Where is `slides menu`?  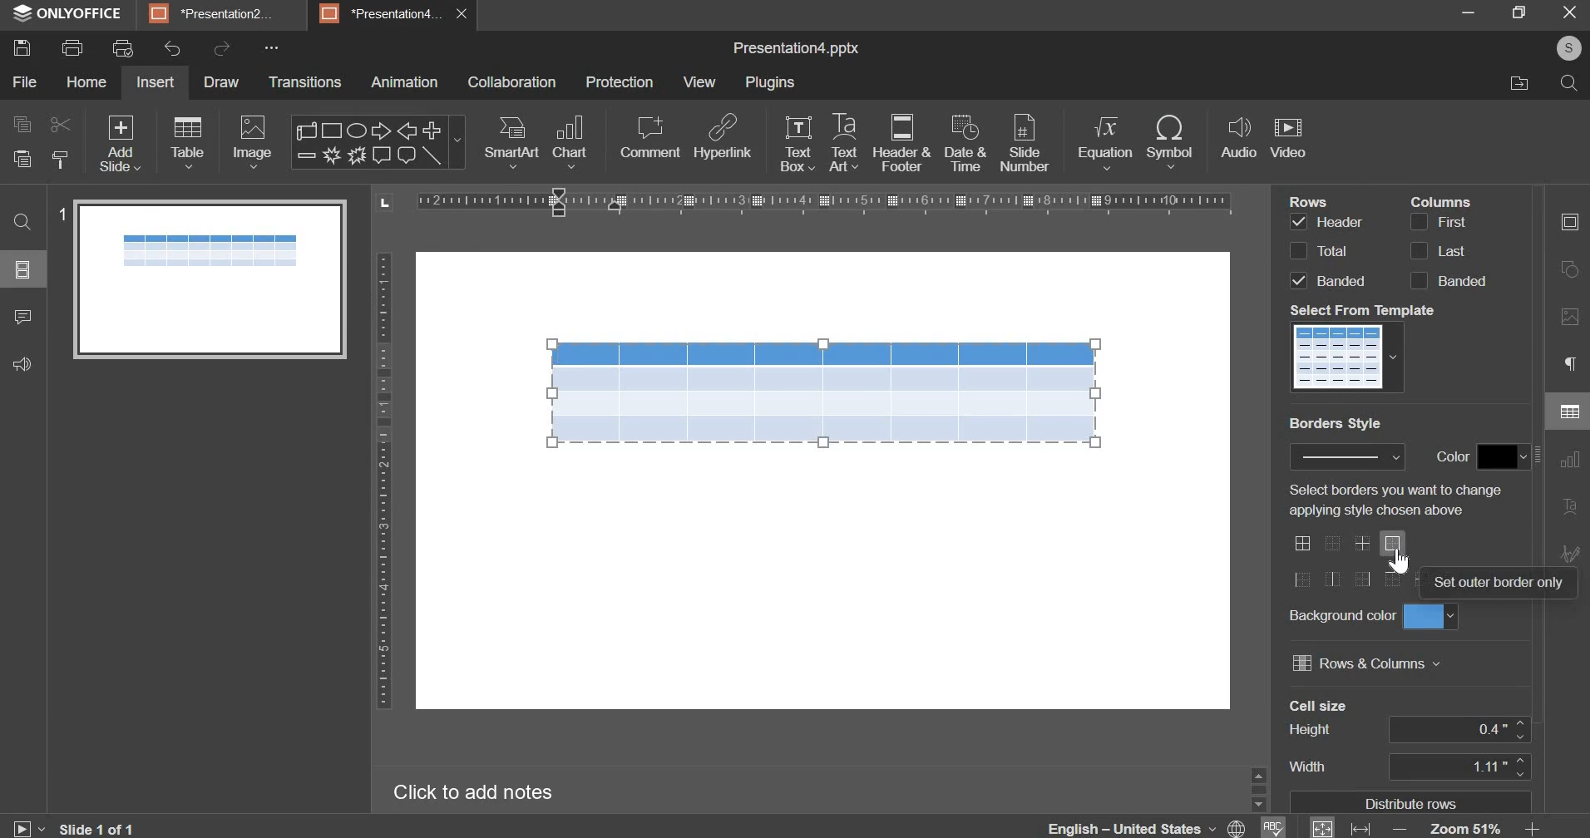 slides menu is located at coordinates (23, 269).